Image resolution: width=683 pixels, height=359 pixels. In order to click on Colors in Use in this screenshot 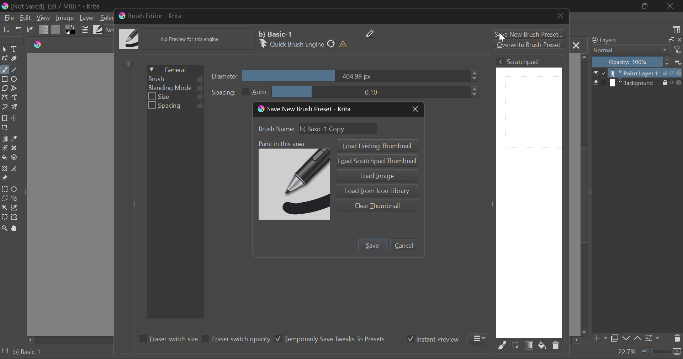, I will do `click(71, 29)`.